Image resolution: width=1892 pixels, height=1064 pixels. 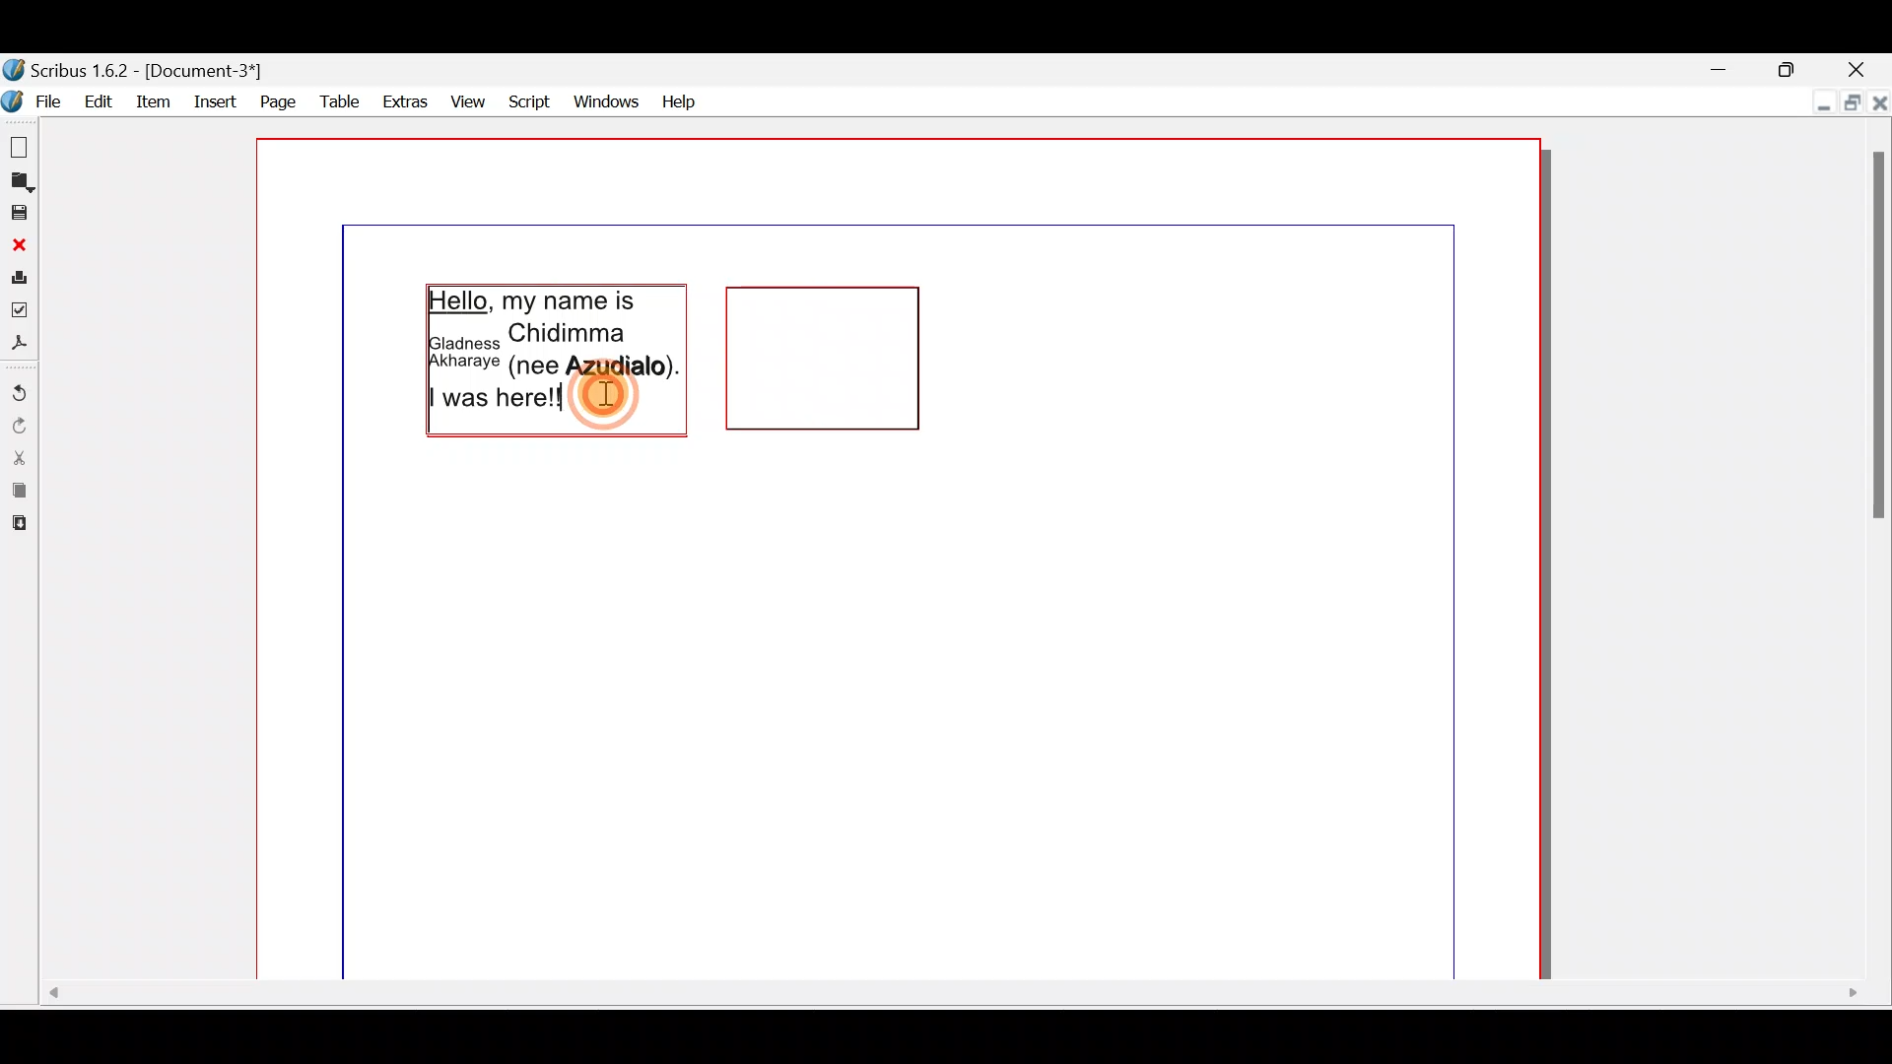 What do you see at coordinates (681, 100) in the screenshot?
I see `Help` at bounding box center [681, 100].